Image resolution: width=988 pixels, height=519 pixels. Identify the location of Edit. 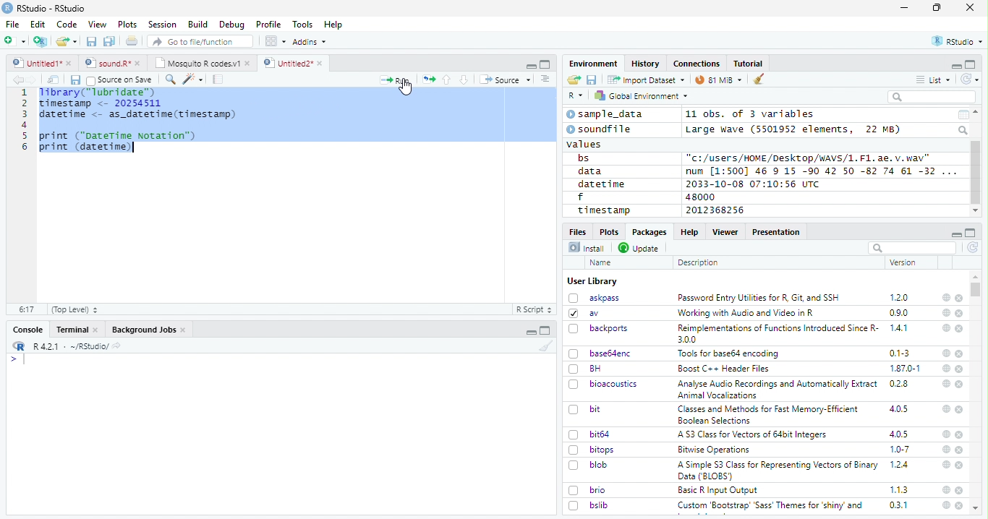
(38, 24).